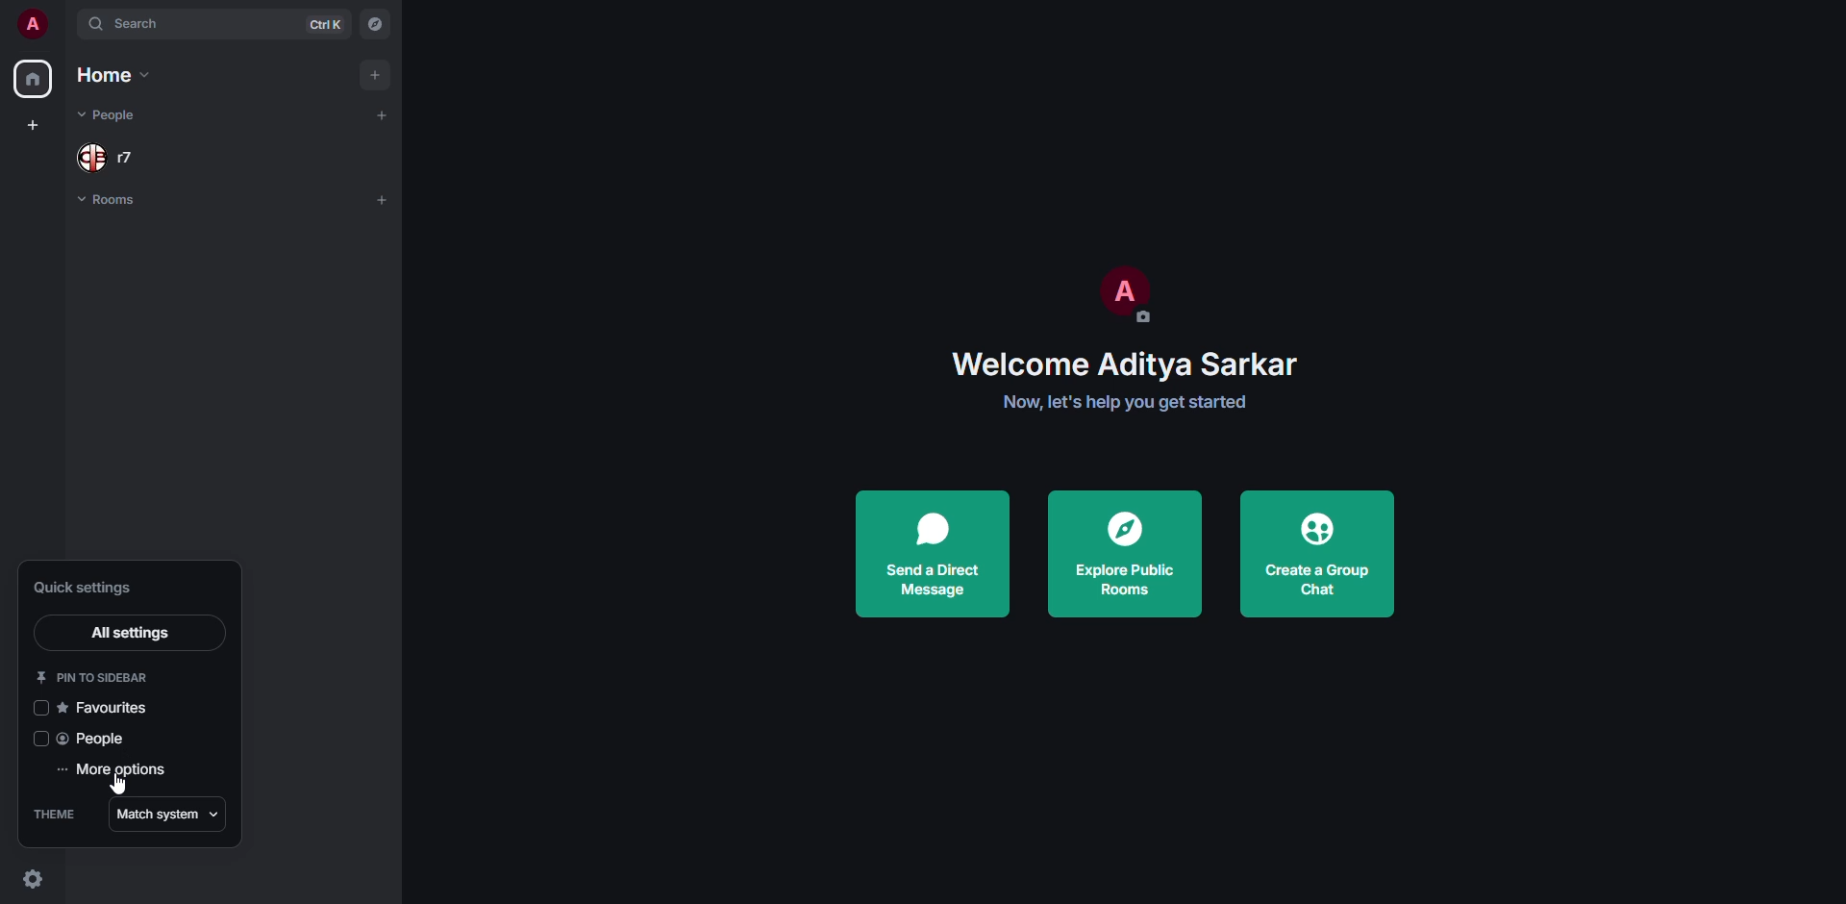 The image size is (1846, 904). I want to click on ctrl K, so click(325, 22).